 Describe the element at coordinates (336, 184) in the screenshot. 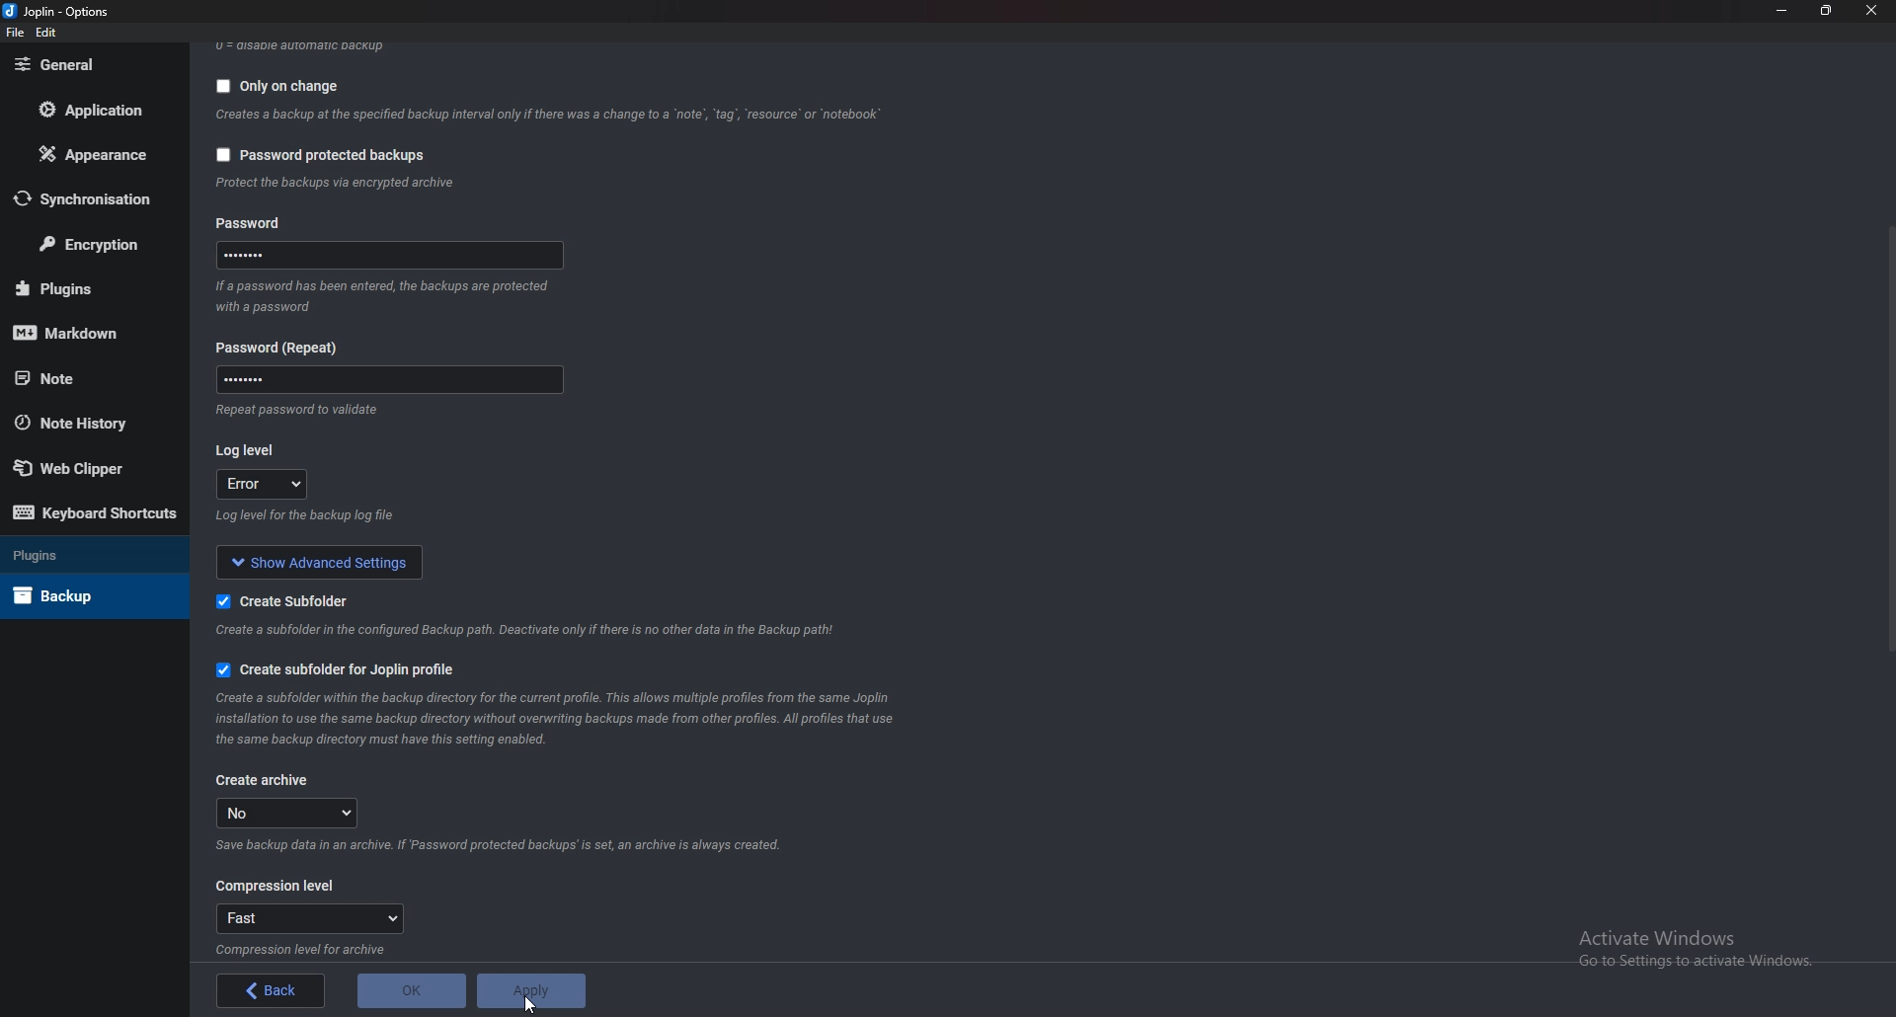

I see `info` at that location.